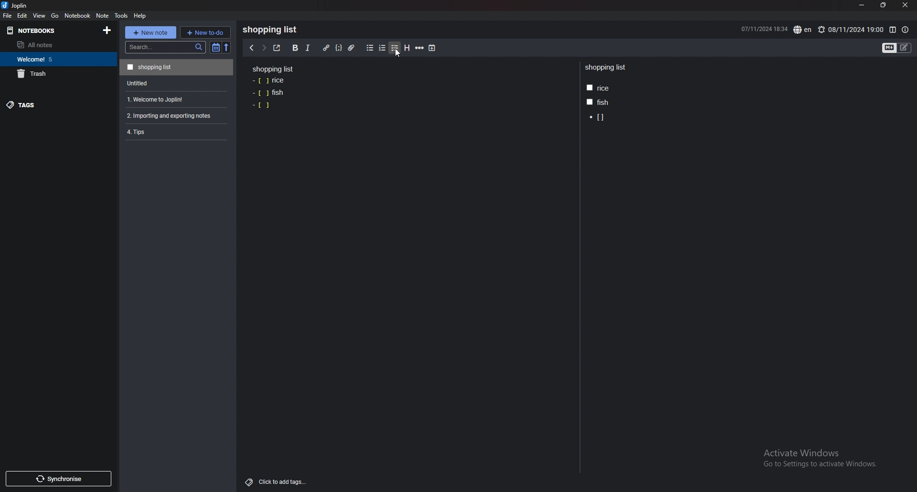 The image size is (917, 492). Describe the element at coordinates (107, 30) in the screenshot. I see `add notebooks` at that location.